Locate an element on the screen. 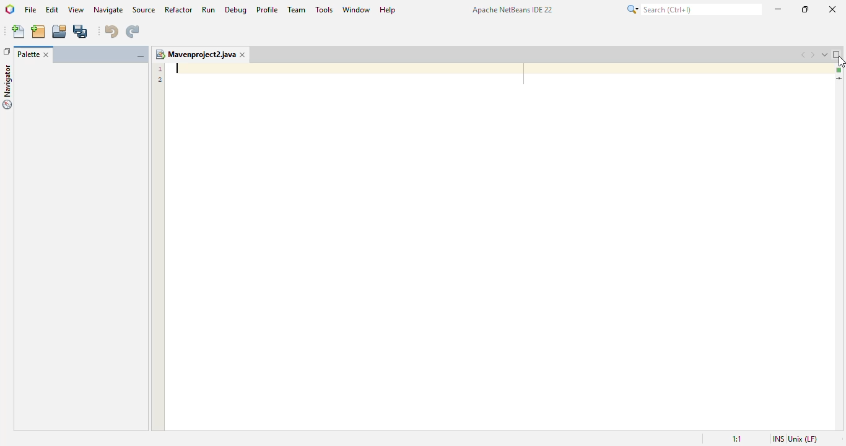 This screenshot has height=446, width=846. close is located at coordinates (834, 9).